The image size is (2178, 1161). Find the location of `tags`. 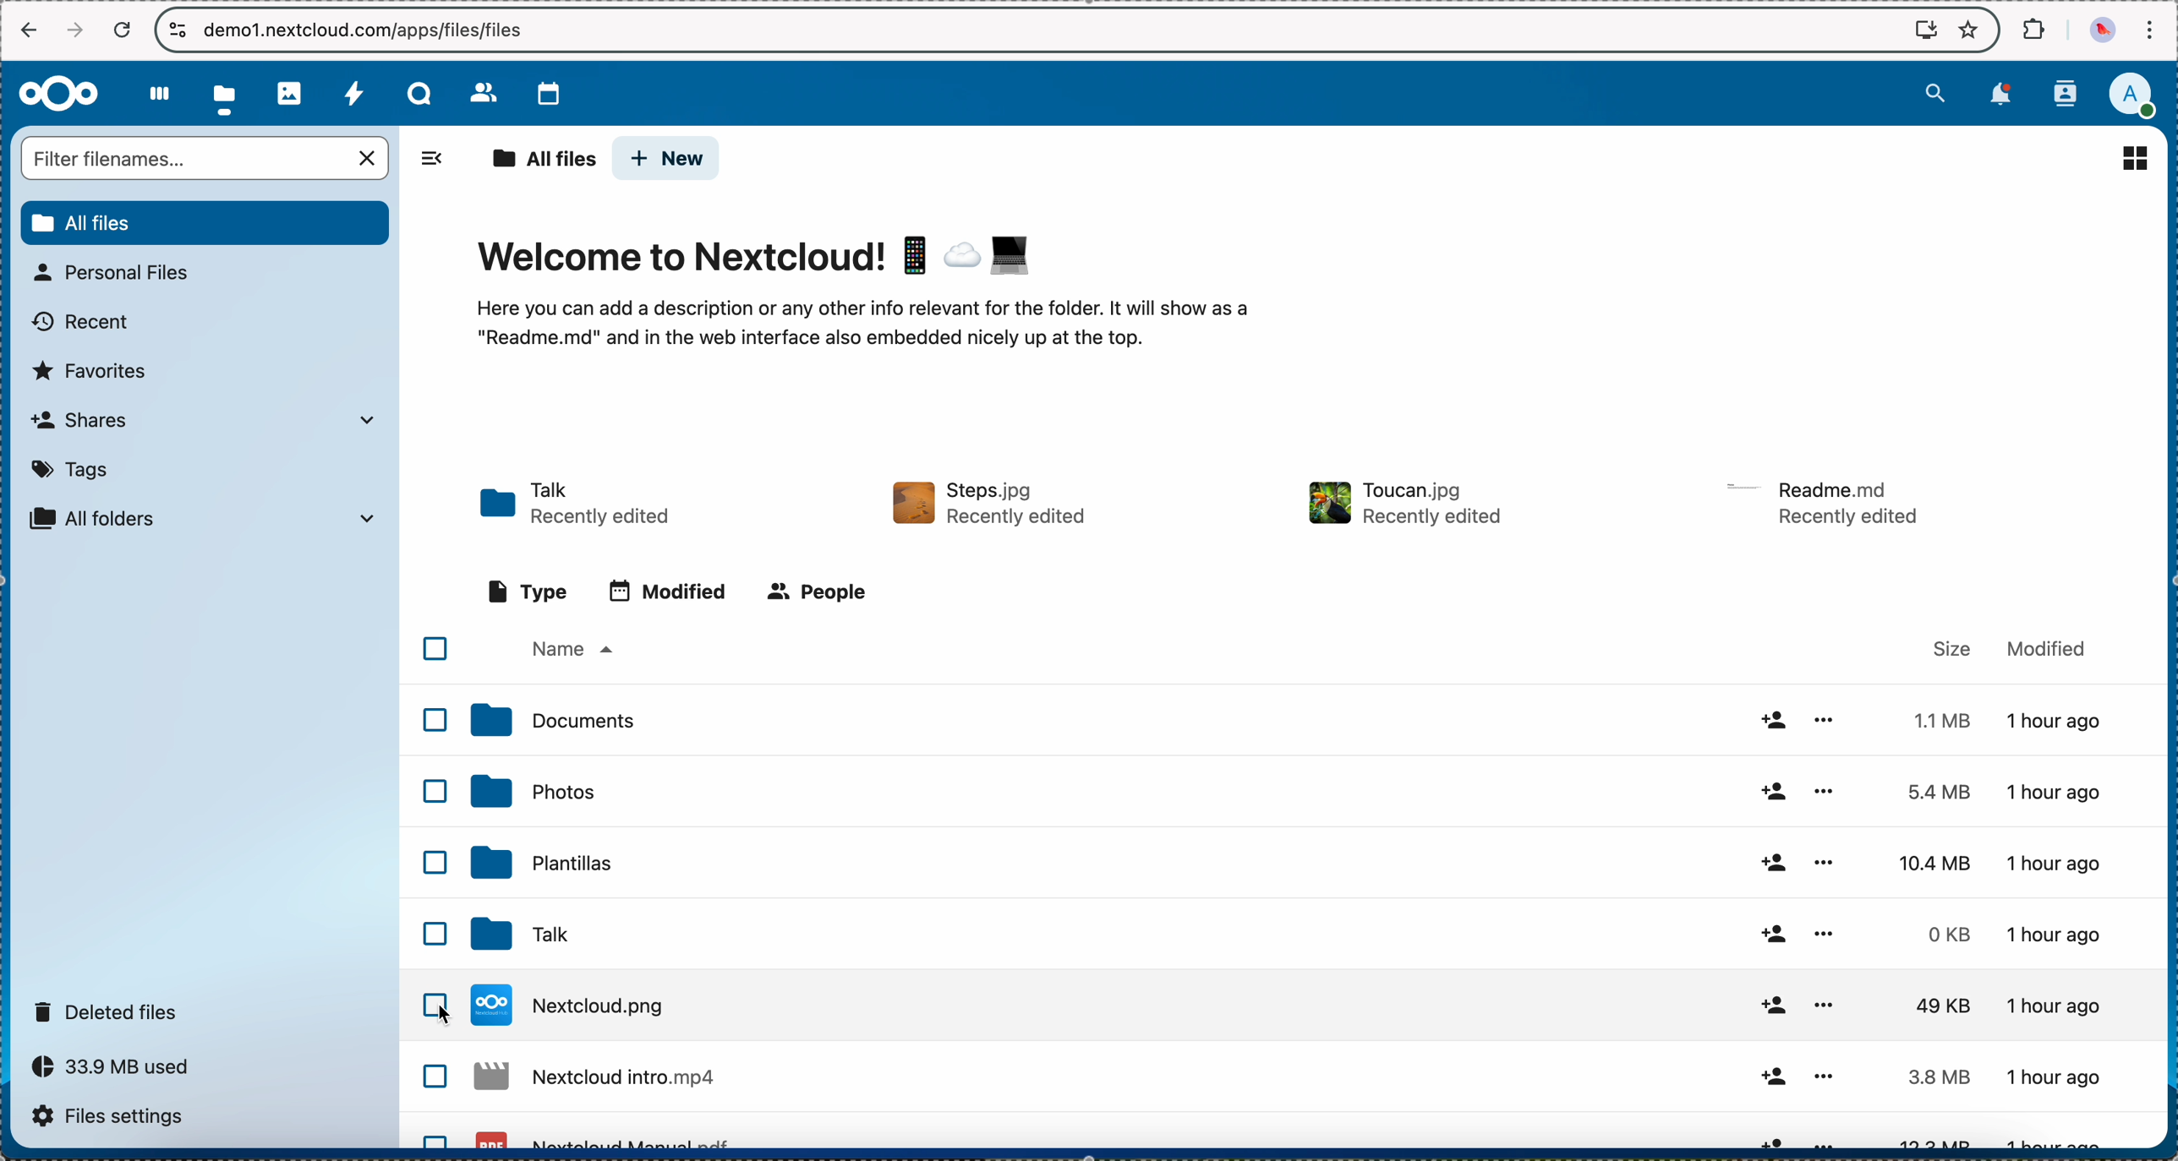

tags is located at coordinates (69, 471).